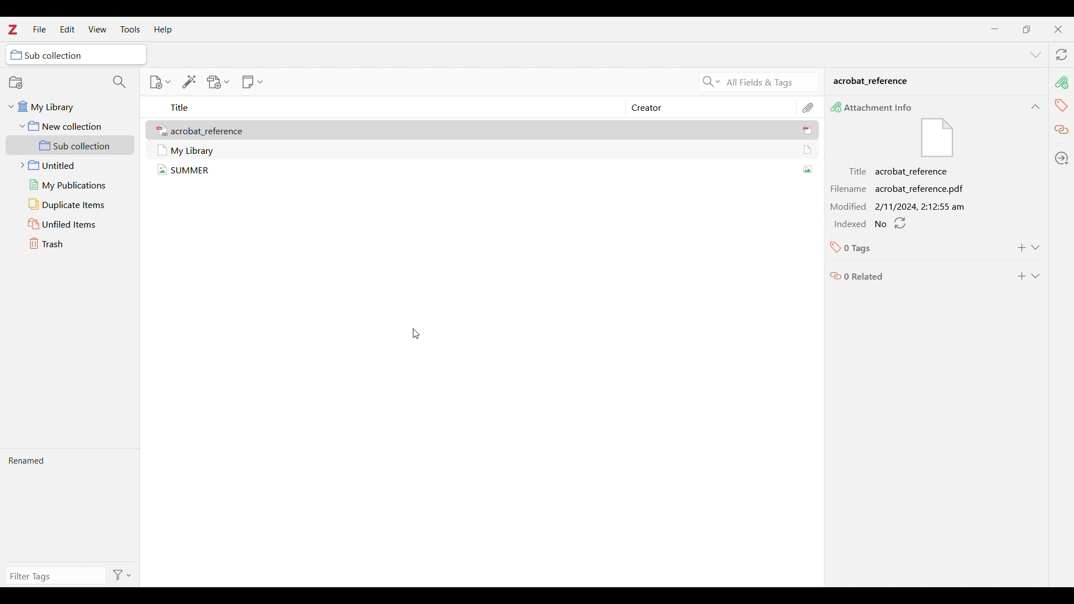 The height and width of the screenshot is (604, 1074). I want to click on My library folder, so click(68, 109).